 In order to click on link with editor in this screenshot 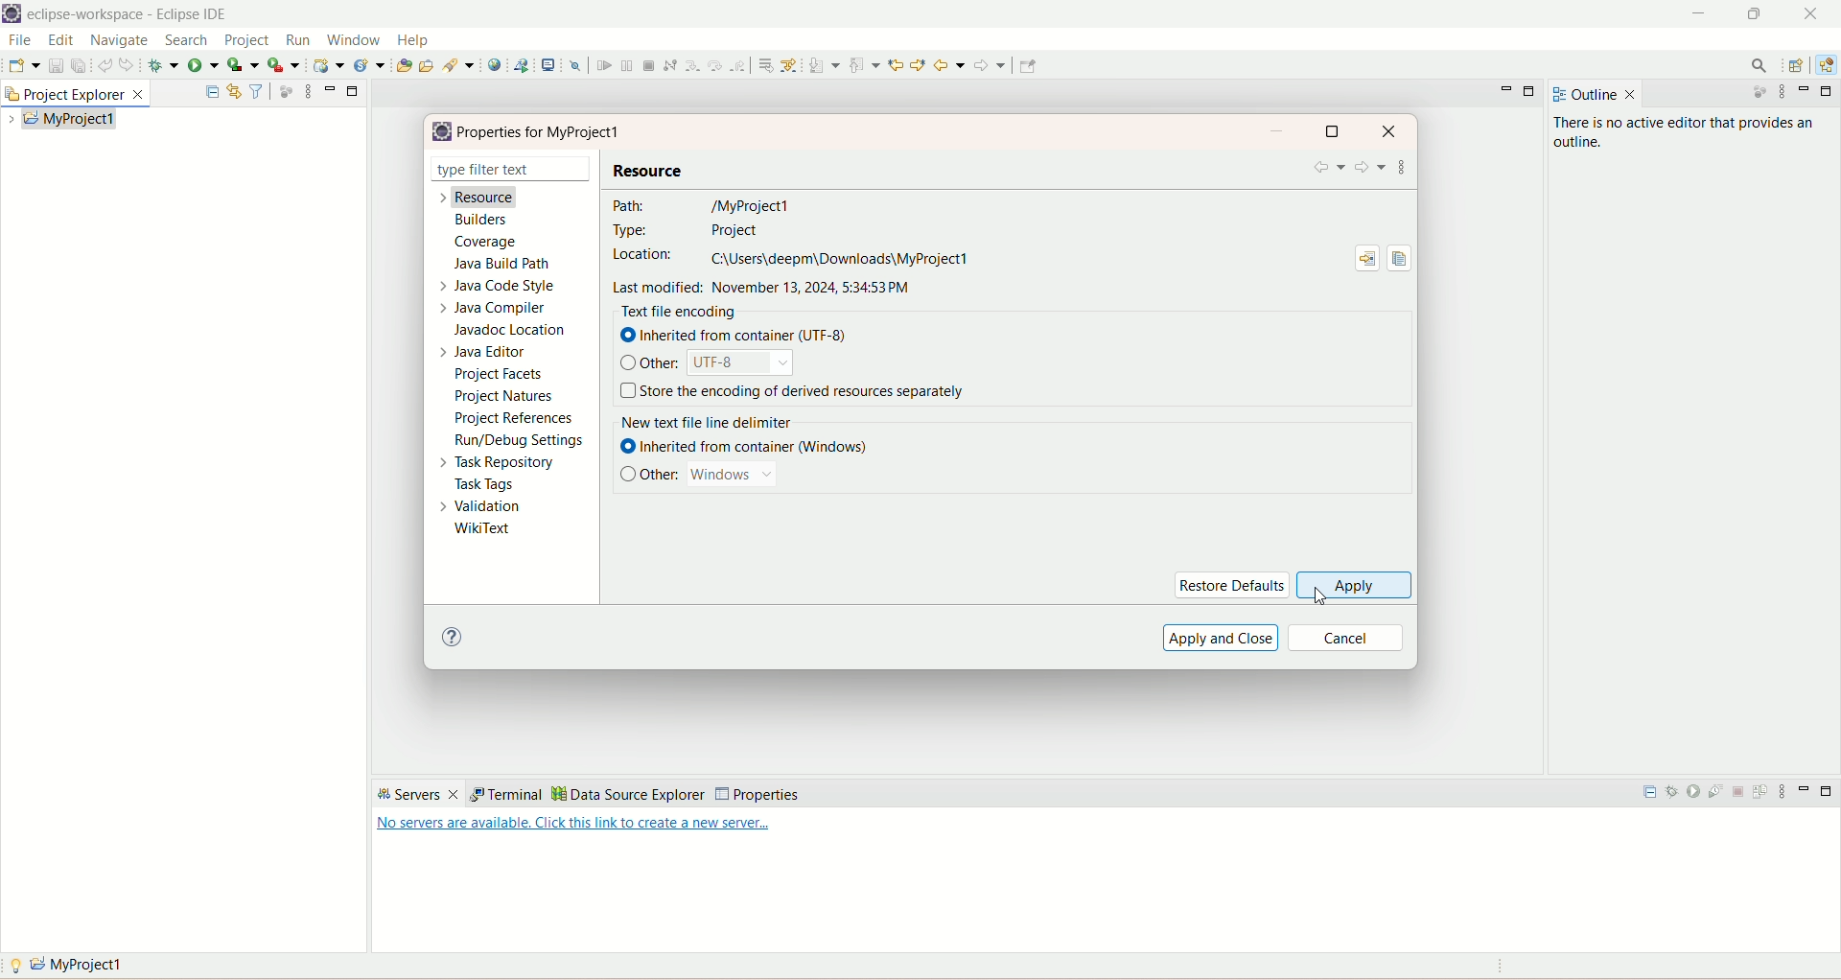, I will do `click(234, 89)`.